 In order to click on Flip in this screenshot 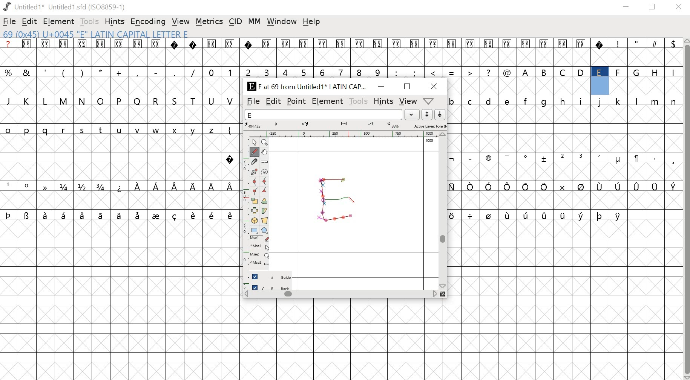, I will do `click(255, 211)`.